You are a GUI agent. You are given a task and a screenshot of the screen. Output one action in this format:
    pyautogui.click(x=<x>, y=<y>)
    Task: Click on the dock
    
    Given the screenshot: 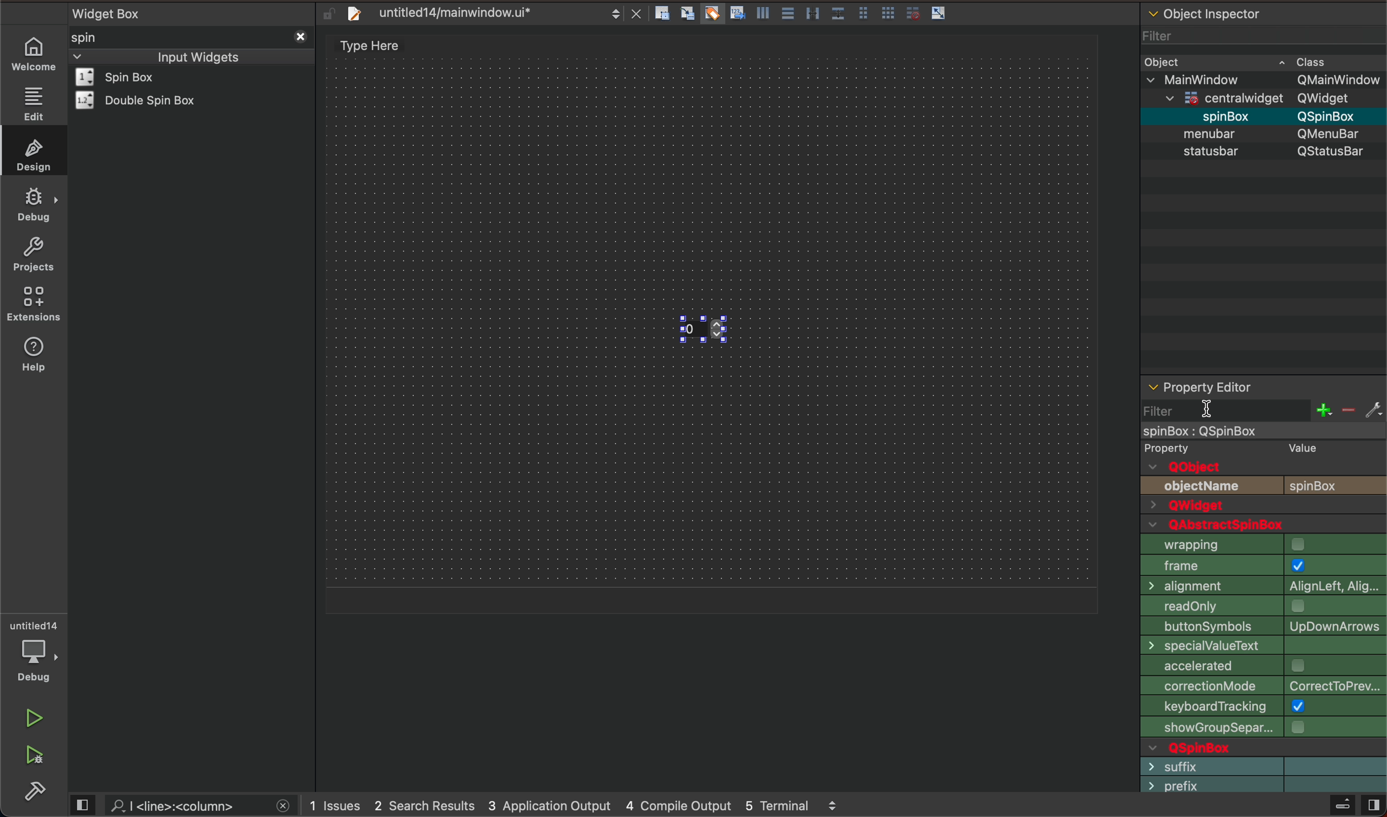 What is the action you would take?
    pyautogui.click(x=1262, y=645)
    